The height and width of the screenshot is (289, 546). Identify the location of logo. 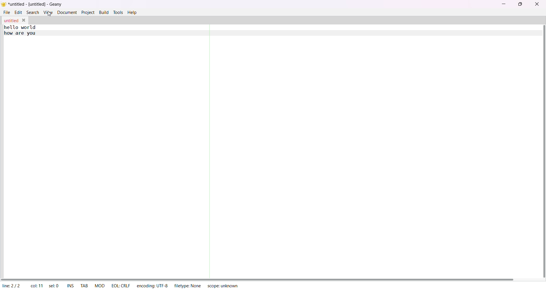
(4, 4).